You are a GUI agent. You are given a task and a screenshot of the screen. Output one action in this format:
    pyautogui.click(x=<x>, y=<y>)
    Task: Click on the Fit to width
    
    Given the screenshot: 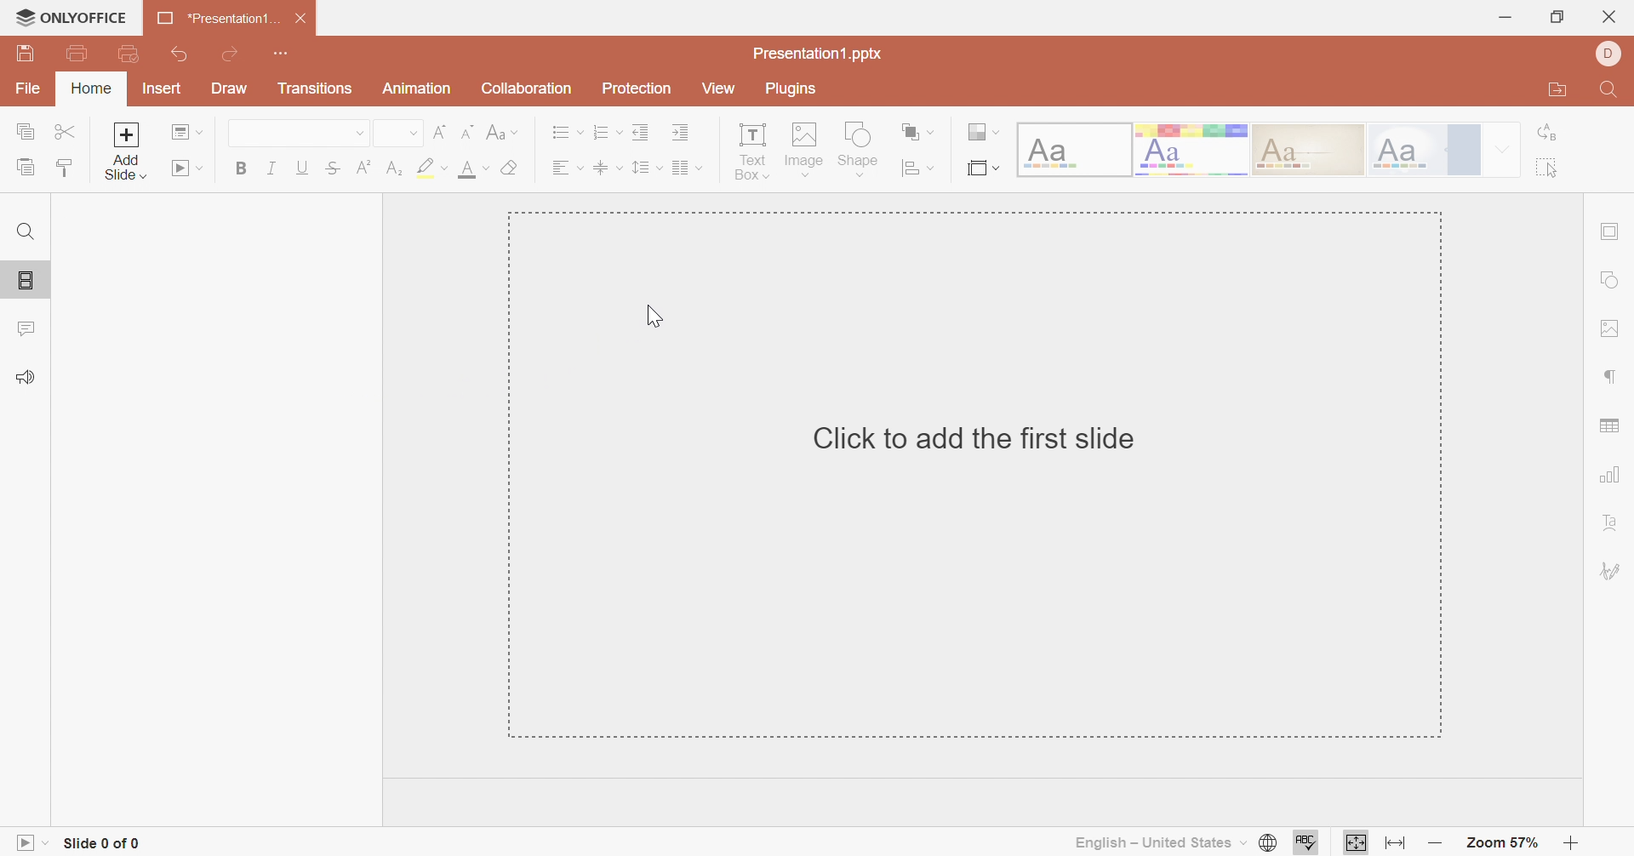 What is the action you would take?
    pyautogui.click(x=1395, y=844)
    